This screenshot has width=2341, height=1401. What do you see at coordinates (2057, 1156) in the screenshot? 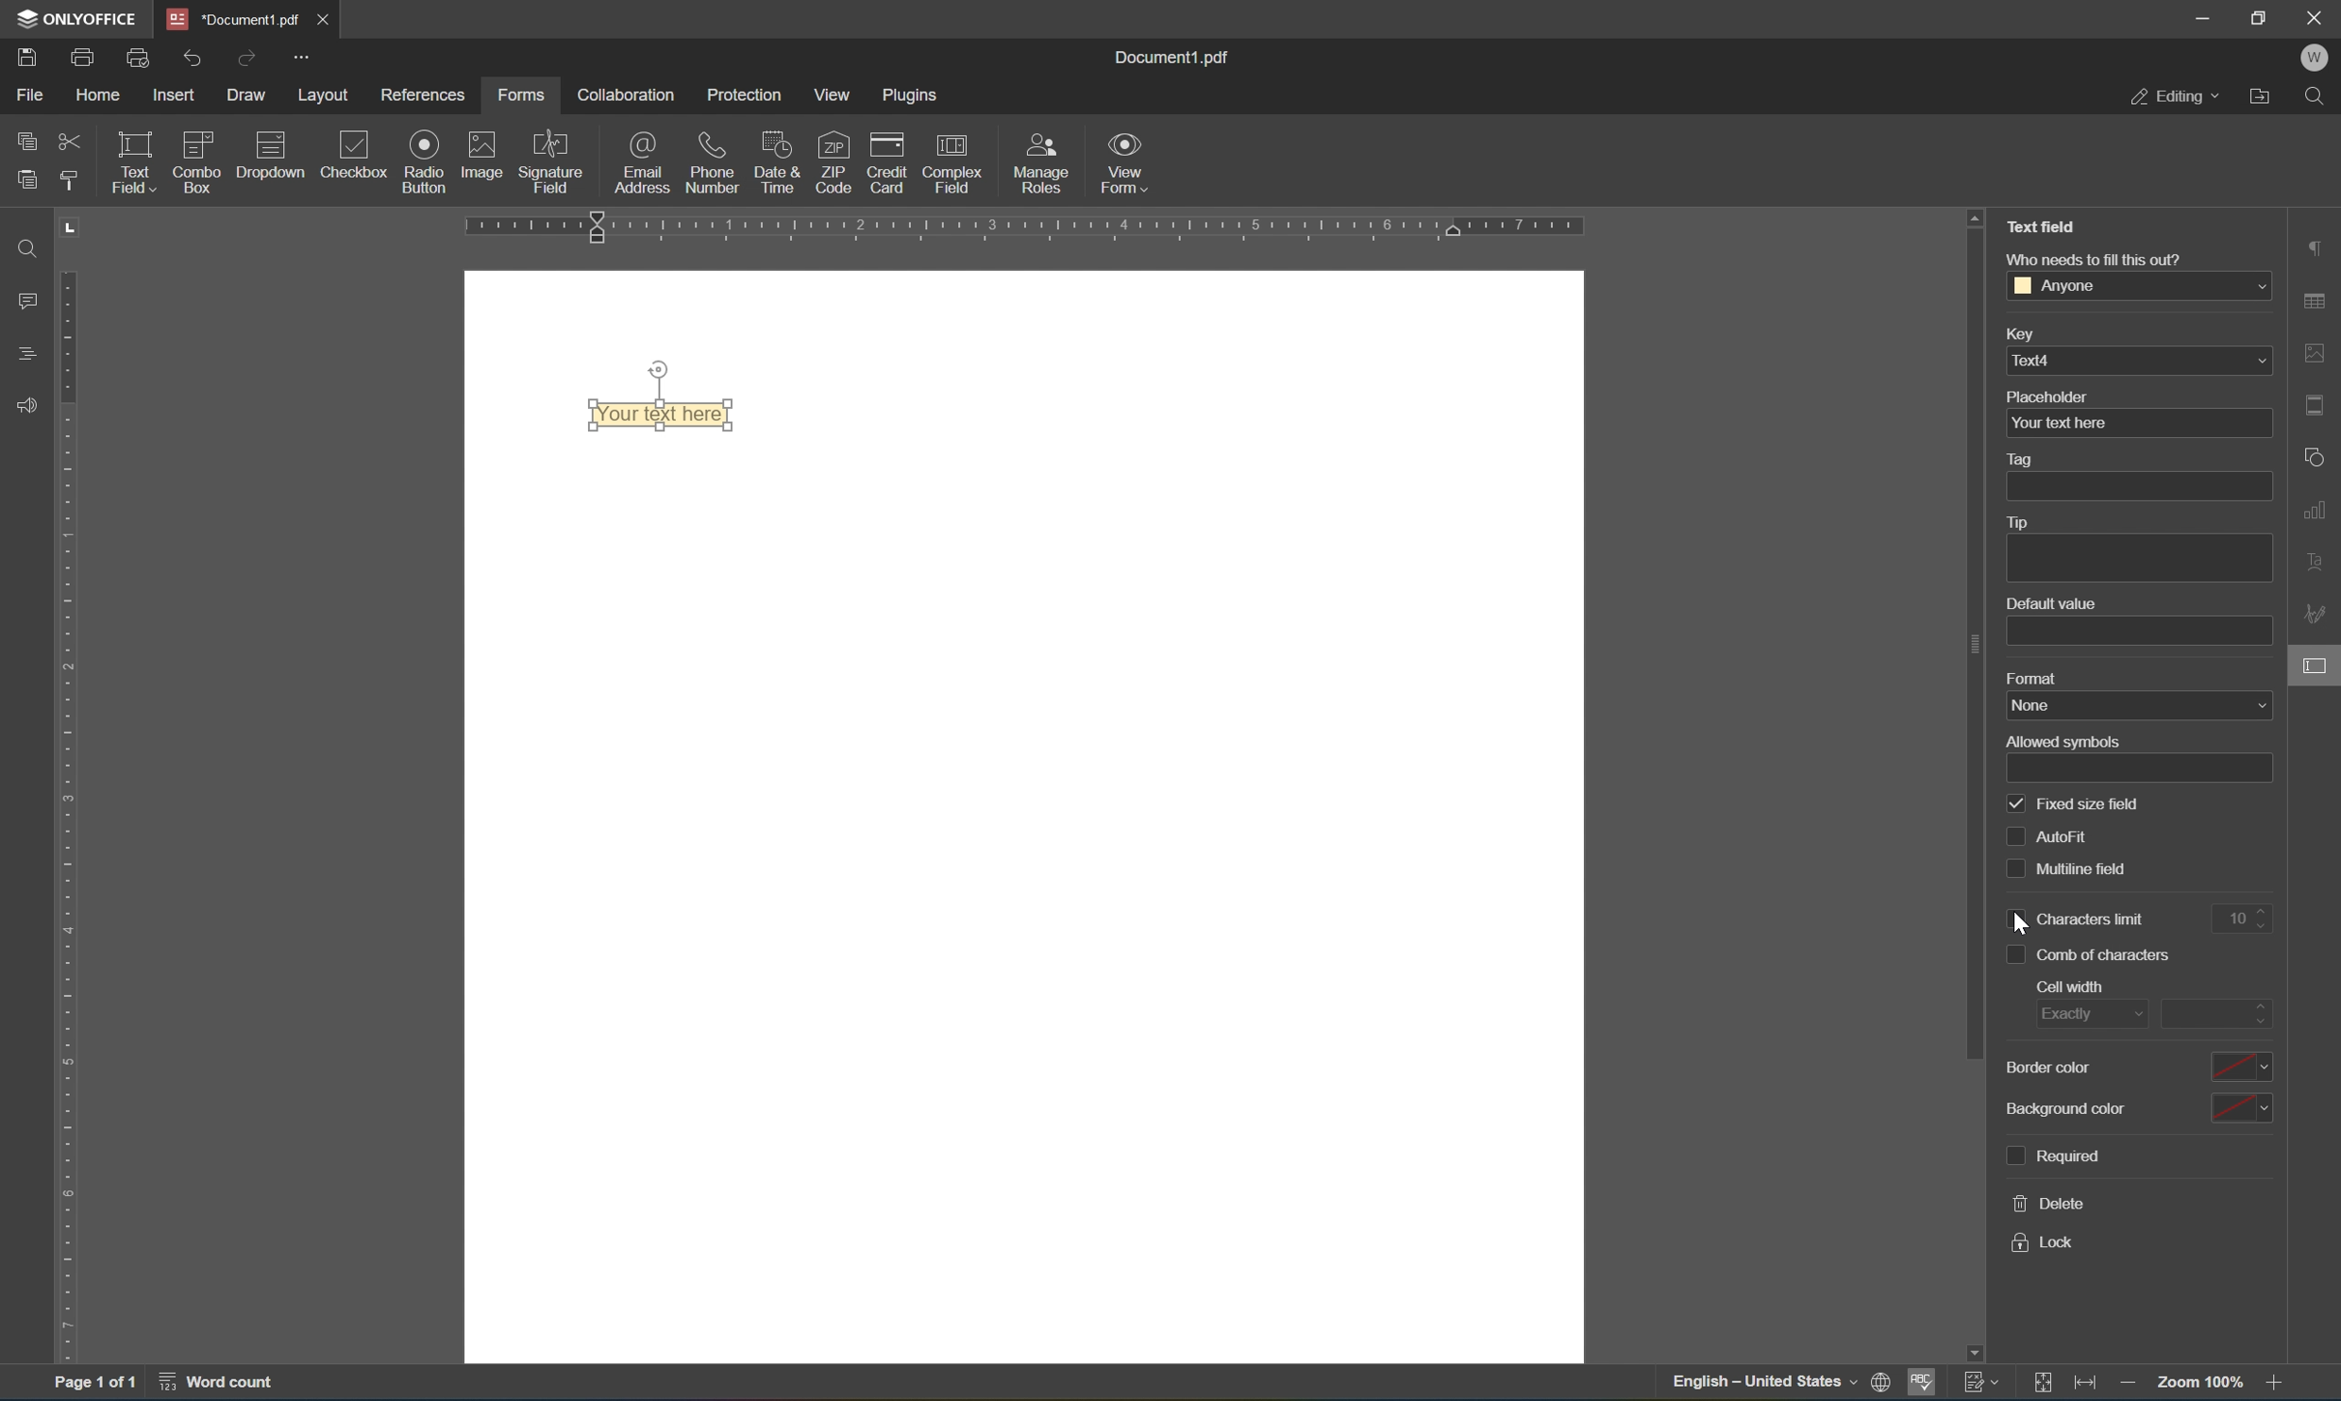
I see `required` at bounding box center [2057, 1156].